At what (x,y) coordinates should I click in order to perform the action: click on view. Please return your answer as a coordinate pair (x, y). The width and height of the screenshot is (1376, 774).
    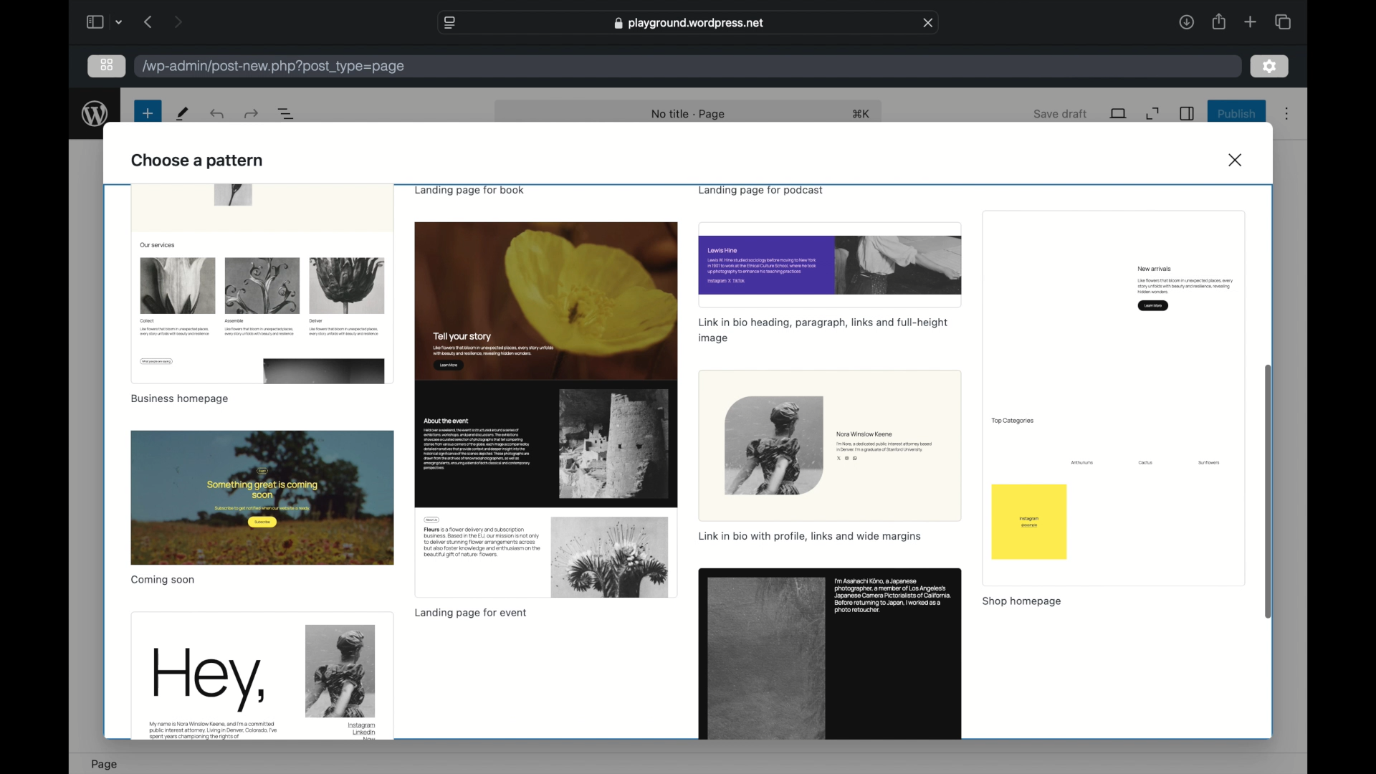
    Looking at the image, I should click on (1118, 113).